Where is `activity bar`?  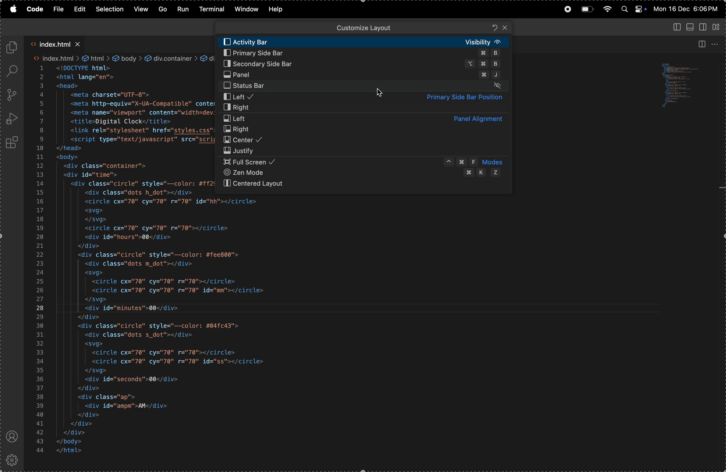
activity bar is located at coordinates (363, 43).